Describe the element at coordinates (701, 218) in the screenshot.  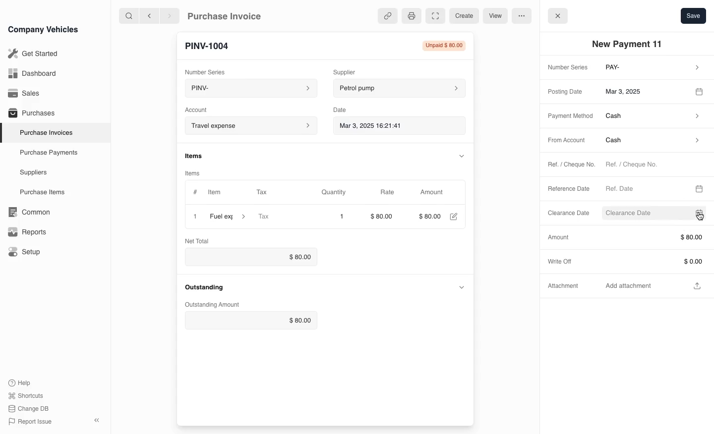
I see `cursor` at that location.